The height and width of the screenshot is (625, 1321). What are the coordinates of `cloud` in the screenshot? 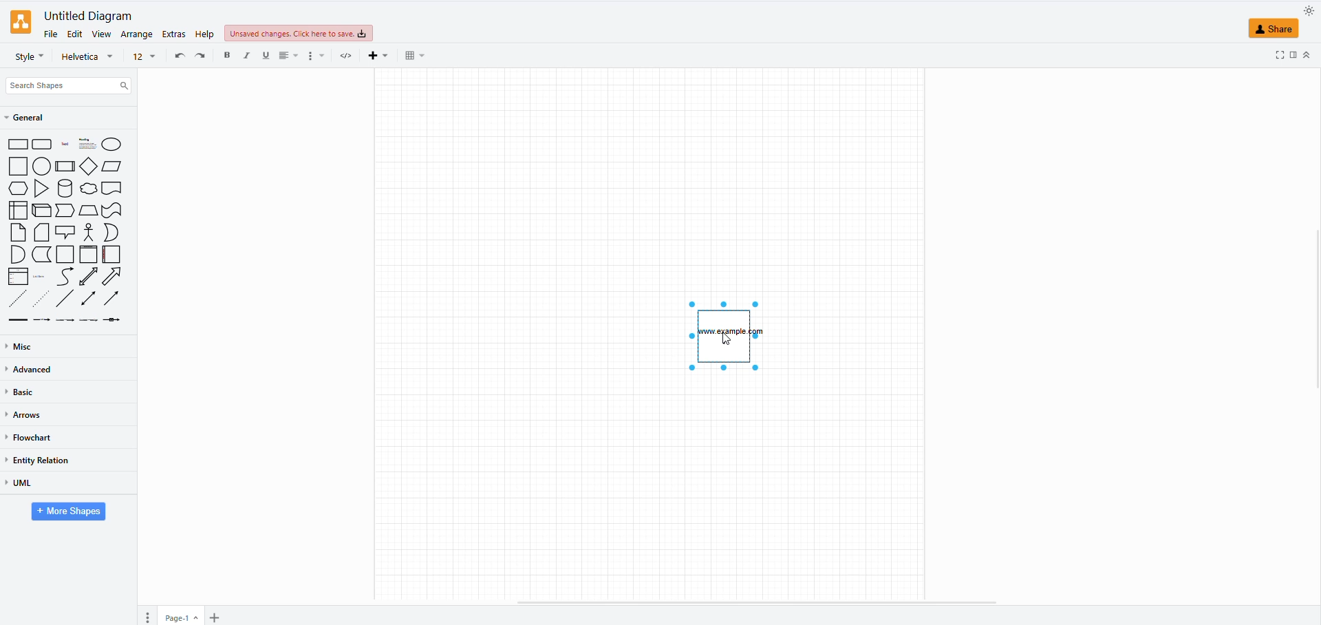 It's located at (89, 189).